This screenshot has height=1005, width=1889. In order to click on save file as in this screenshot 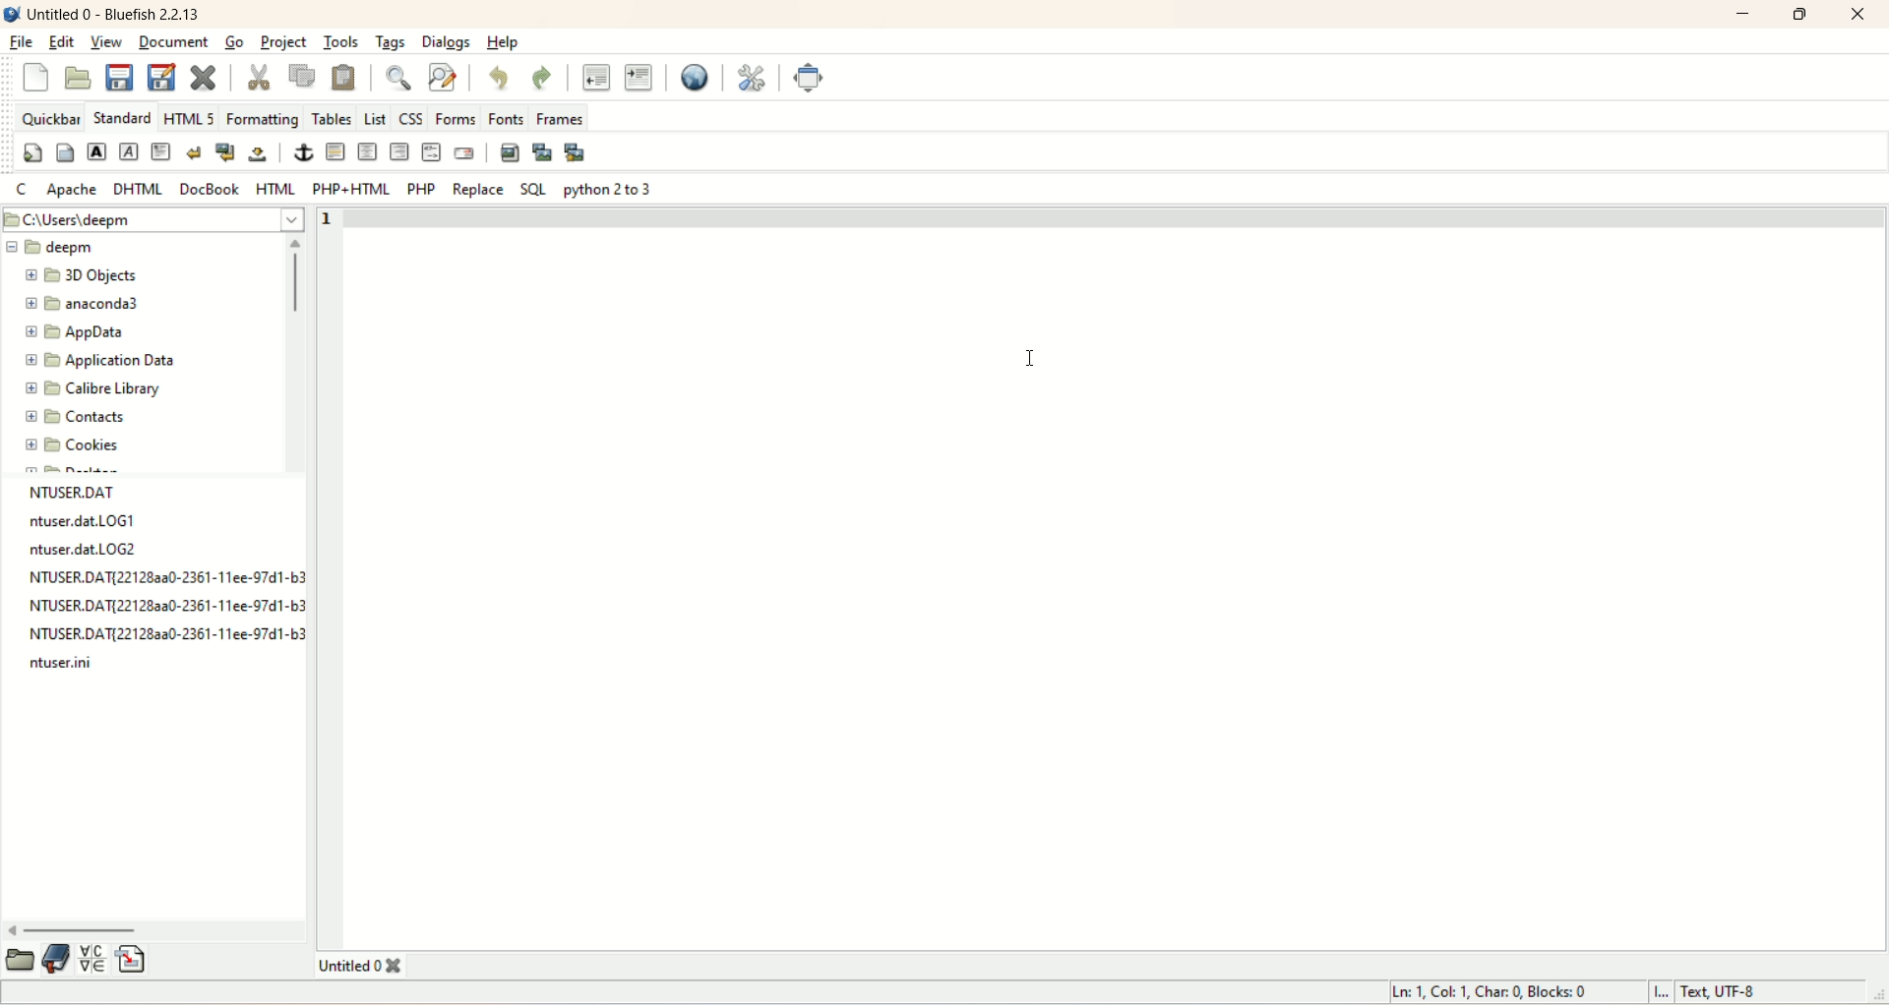, I will do `click(162, 78)`.